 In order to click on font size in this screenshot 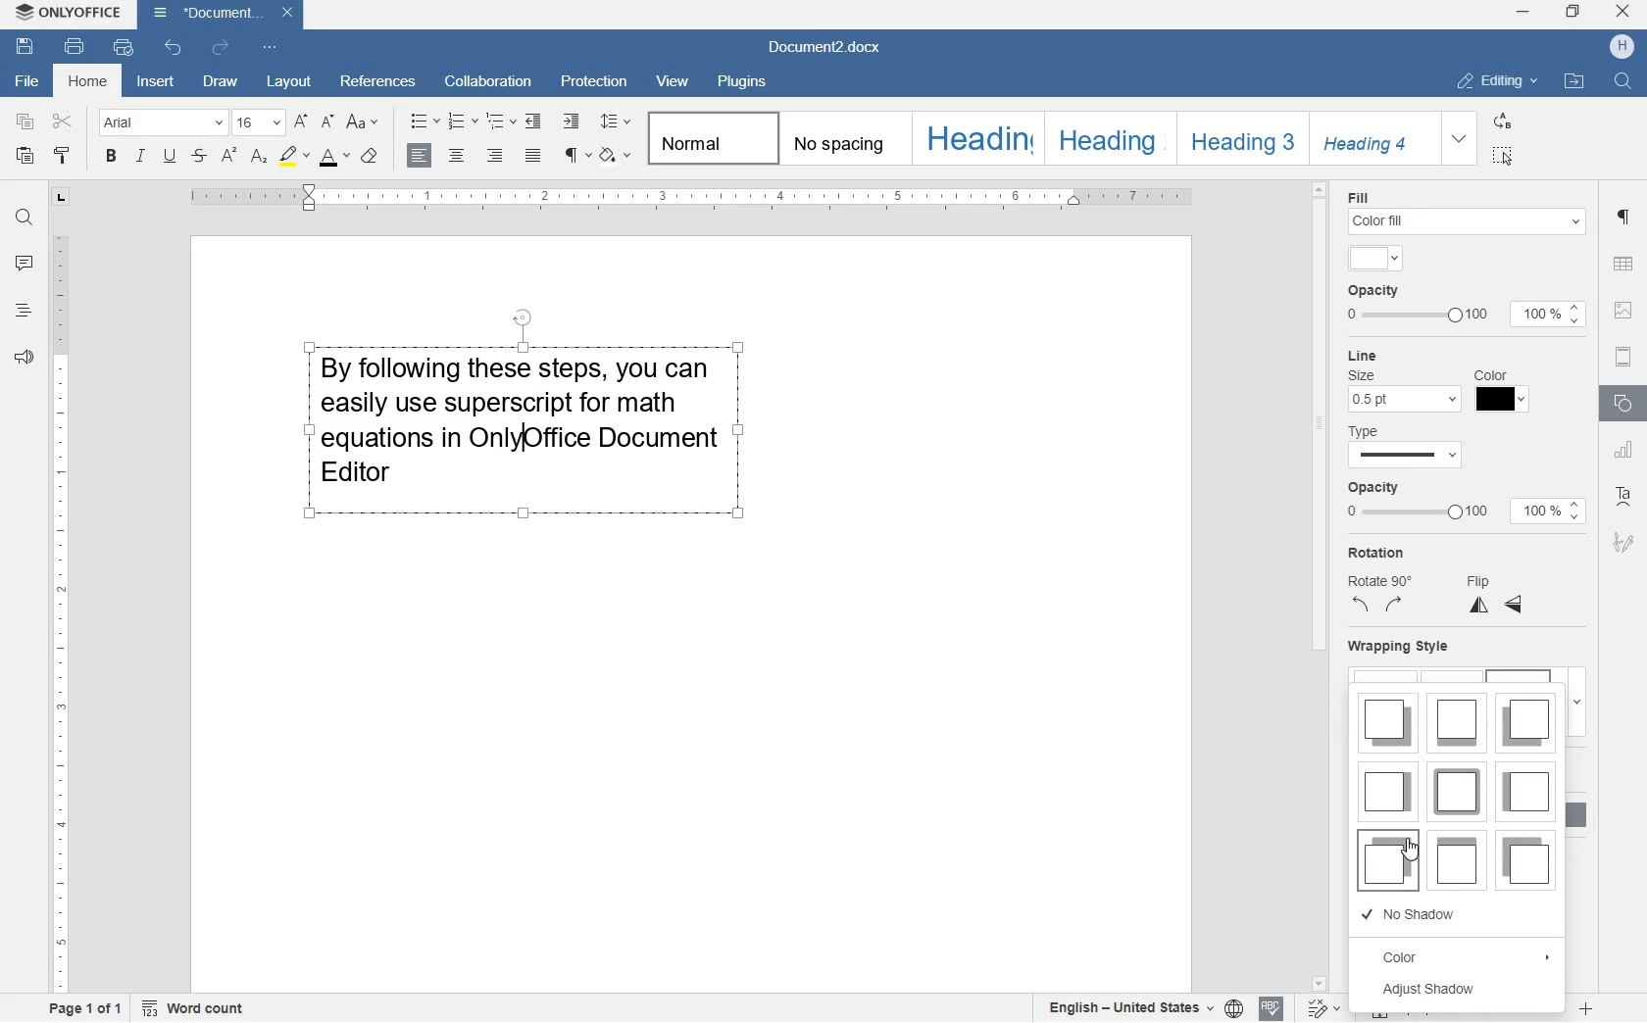, I will do `click(257, 122)`.